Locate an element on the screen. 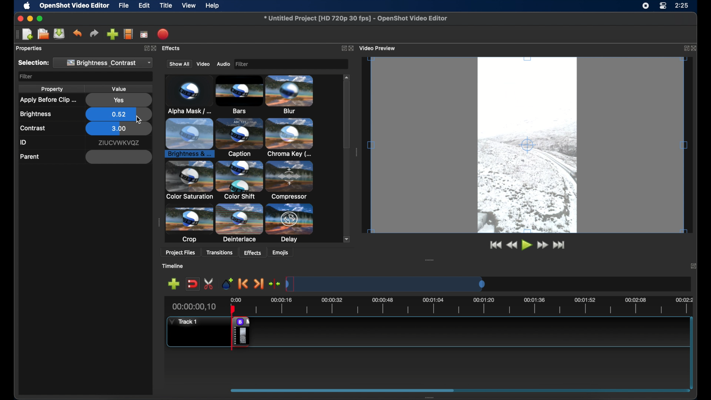 This screenshot has height=400, width=711. rewind is located at coordinates (511, 246).